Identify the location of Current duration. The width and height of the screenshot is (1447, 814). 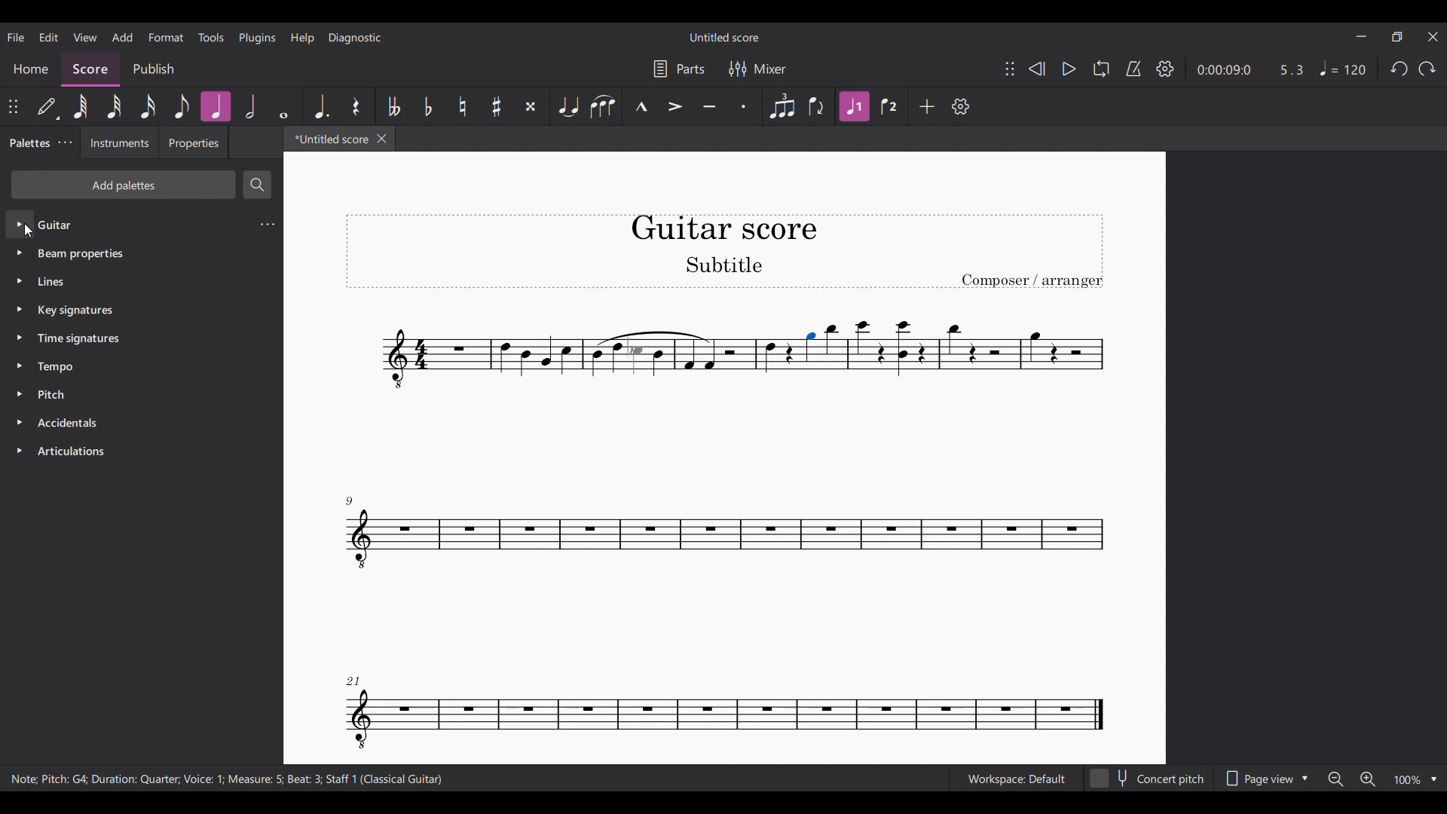
(1224, 69).